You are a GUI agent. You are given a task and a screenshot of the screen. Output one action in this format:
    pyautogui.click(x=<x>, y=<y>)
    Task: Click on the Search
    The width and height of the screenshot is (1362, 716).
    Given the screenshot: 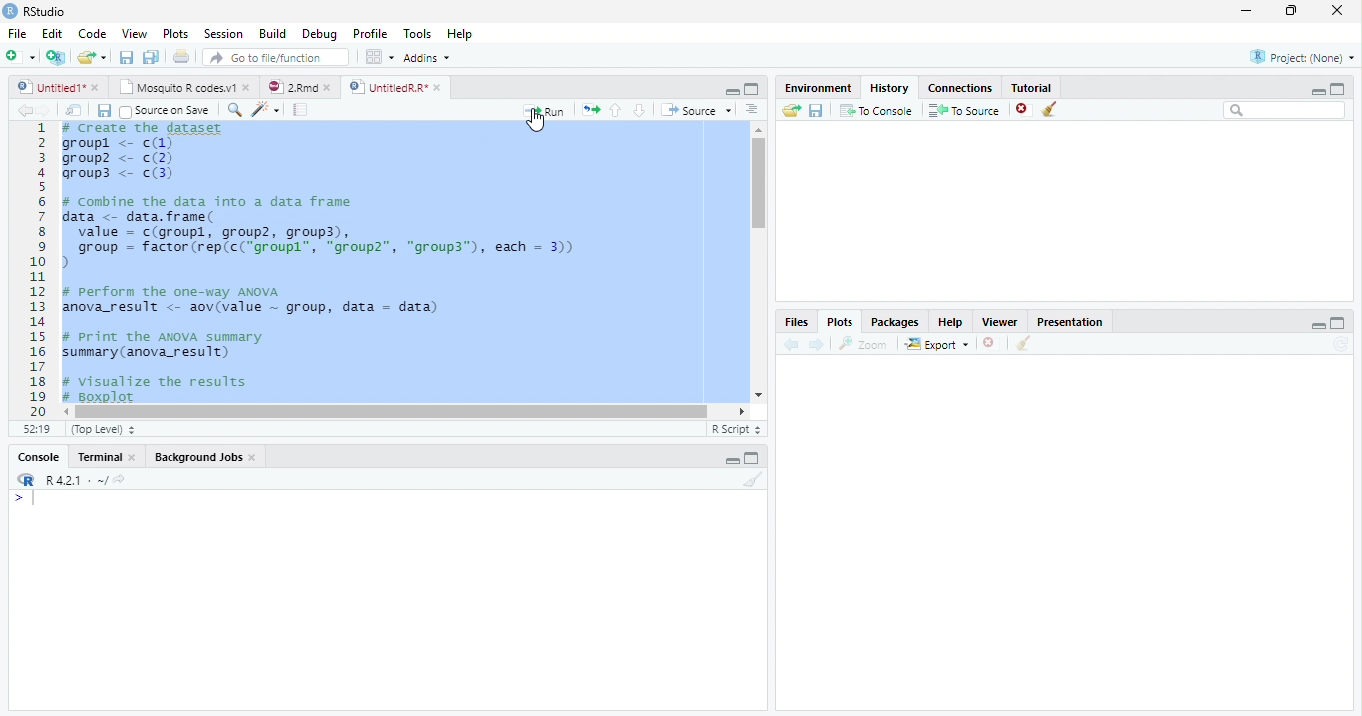 What is the action you would take?
    pyautogui.click(x=1285, y=111)
    